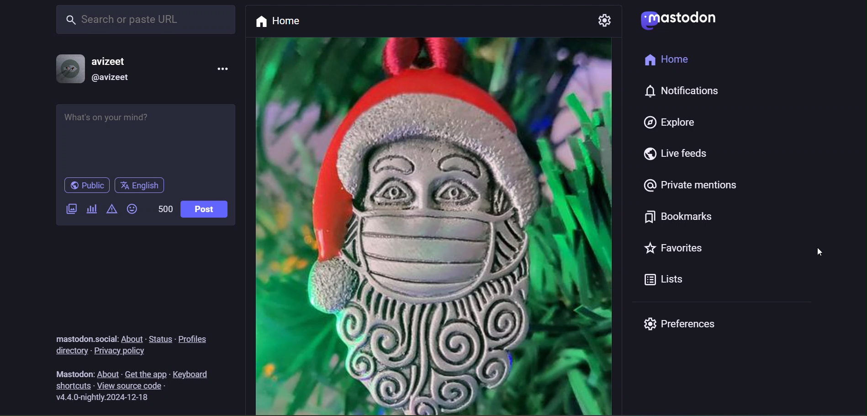  Describe the element at coordinates (436, 225) in the screenshot. I see `post picture` at that location.